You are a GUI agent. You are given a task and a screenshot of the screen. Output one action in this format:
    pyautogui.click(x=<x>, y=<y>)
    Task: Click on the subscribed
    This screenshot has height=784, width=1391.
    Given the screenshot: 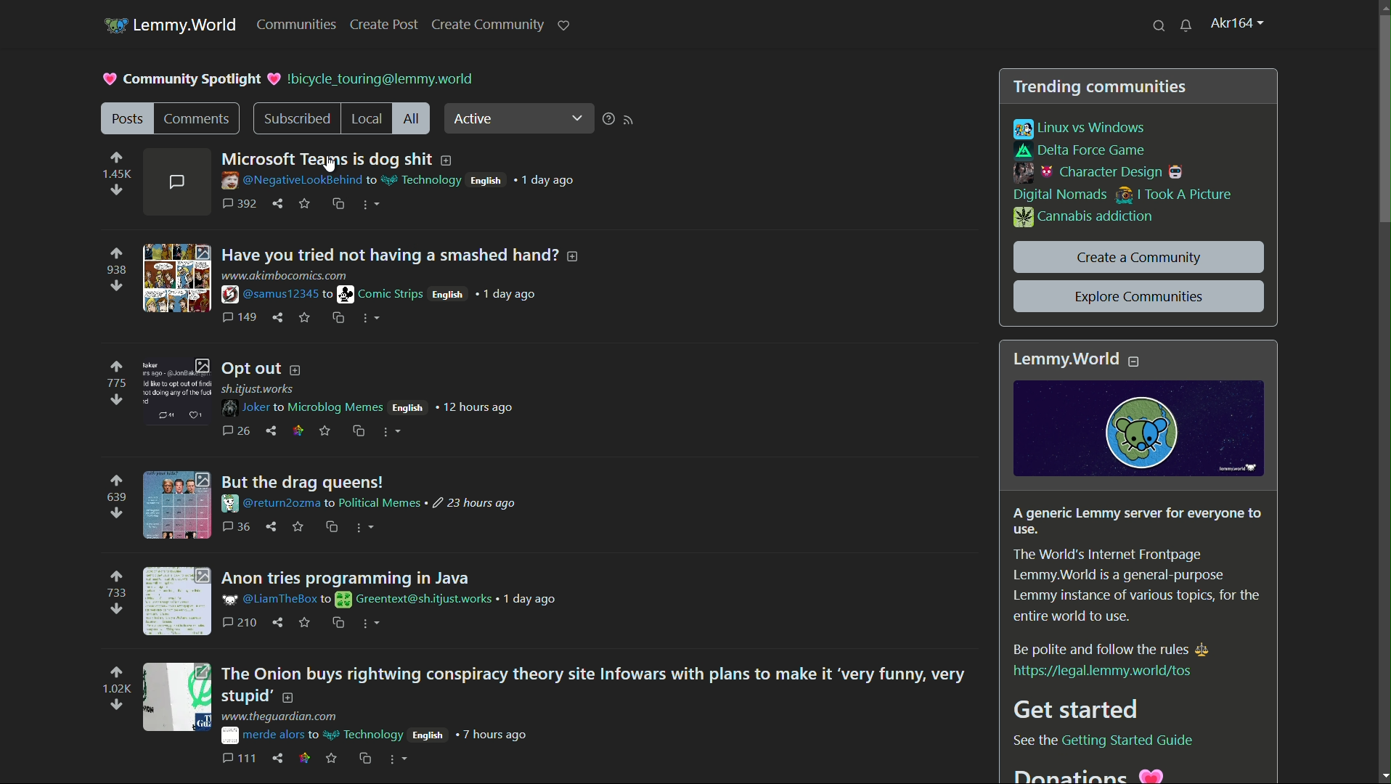 What is the action you would take?
    pyautogui.click(x=295, y=119)
    